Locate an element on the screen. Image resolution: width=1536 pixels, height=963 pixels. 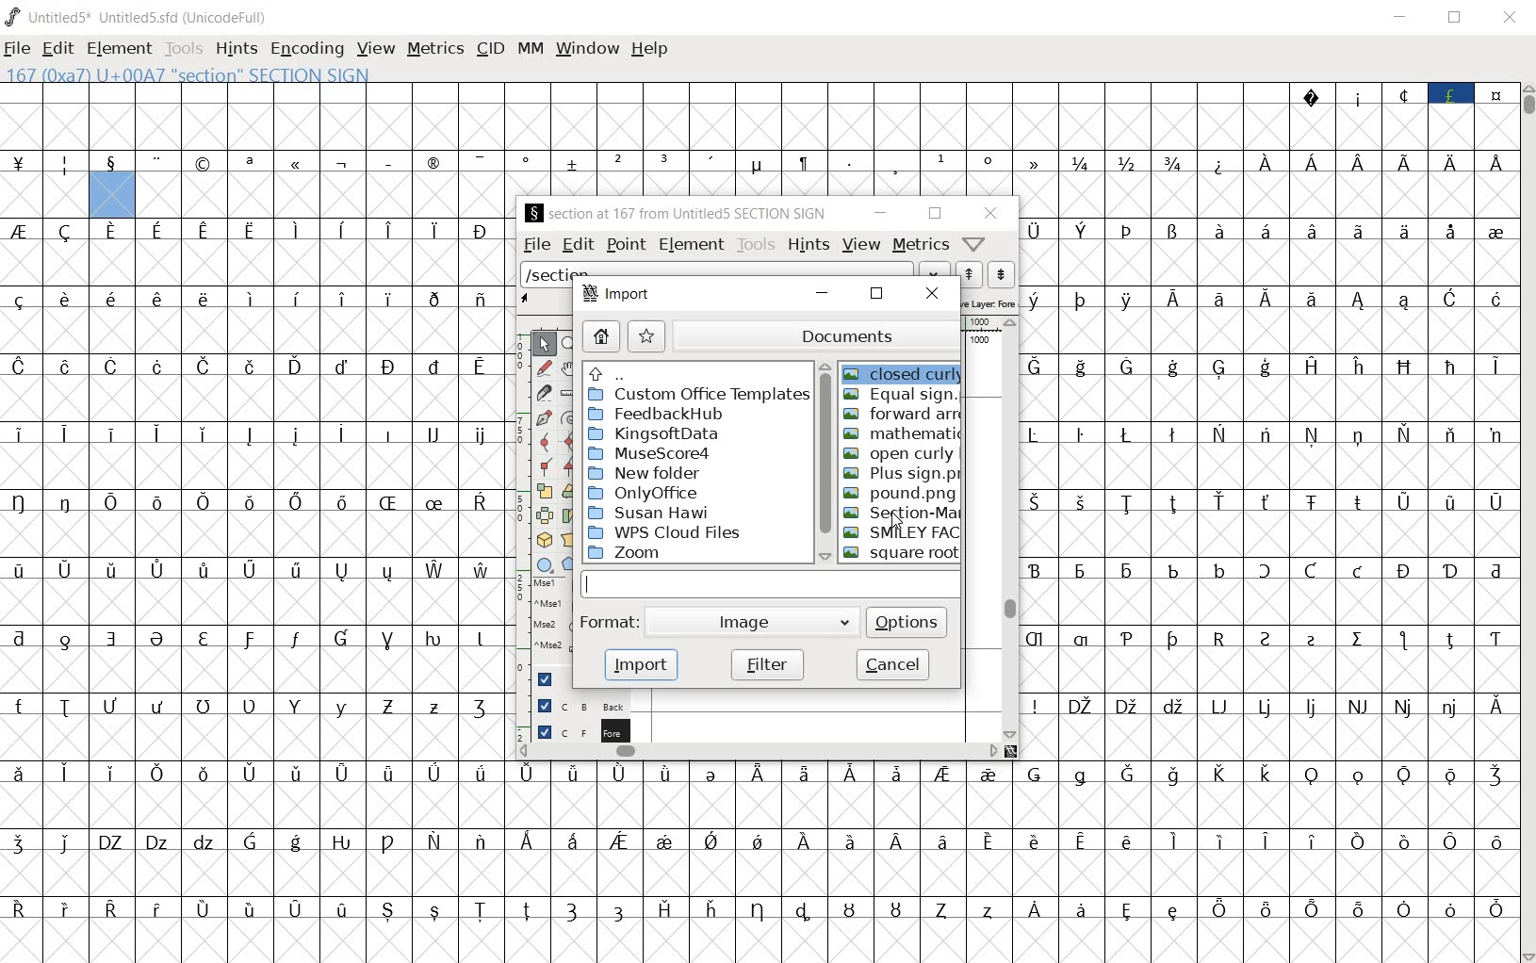
empty cells is located at coordinates (1271, 401).